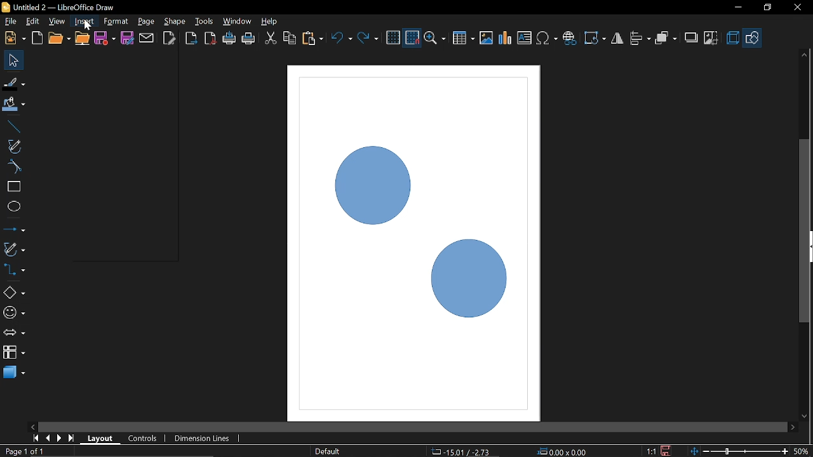 The width and height of the screenshot is (813, 457). Describe the element at coordinates (14, 350) in the screenshot. I see `Flowchart` at that location.